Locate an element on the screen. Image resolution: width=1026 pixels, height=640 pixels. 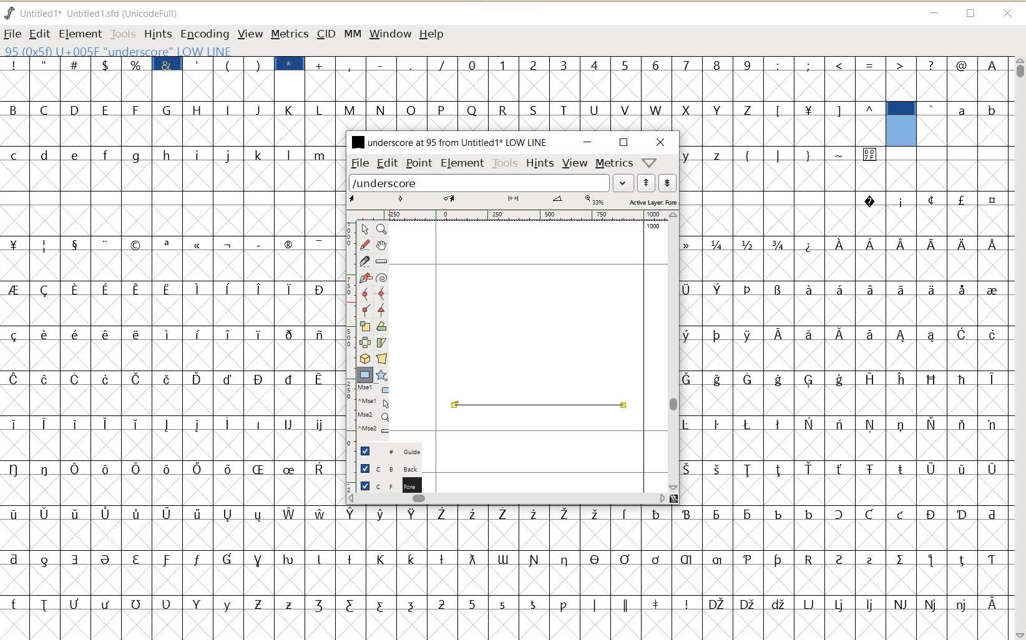
help/window is located at coordinates (648, 163).